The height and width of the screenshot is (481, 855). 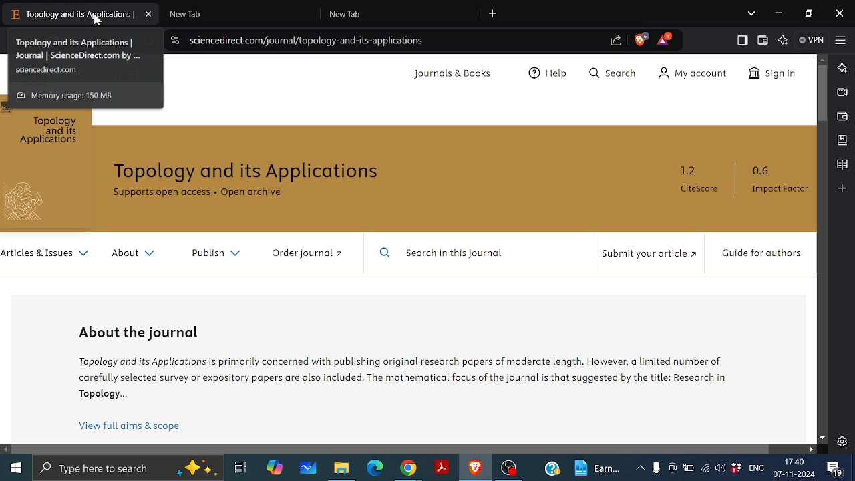 What do you see at coordinates (509, 469) in the screenshot?
I see `OBS studio` at bounding box center [509, 469].